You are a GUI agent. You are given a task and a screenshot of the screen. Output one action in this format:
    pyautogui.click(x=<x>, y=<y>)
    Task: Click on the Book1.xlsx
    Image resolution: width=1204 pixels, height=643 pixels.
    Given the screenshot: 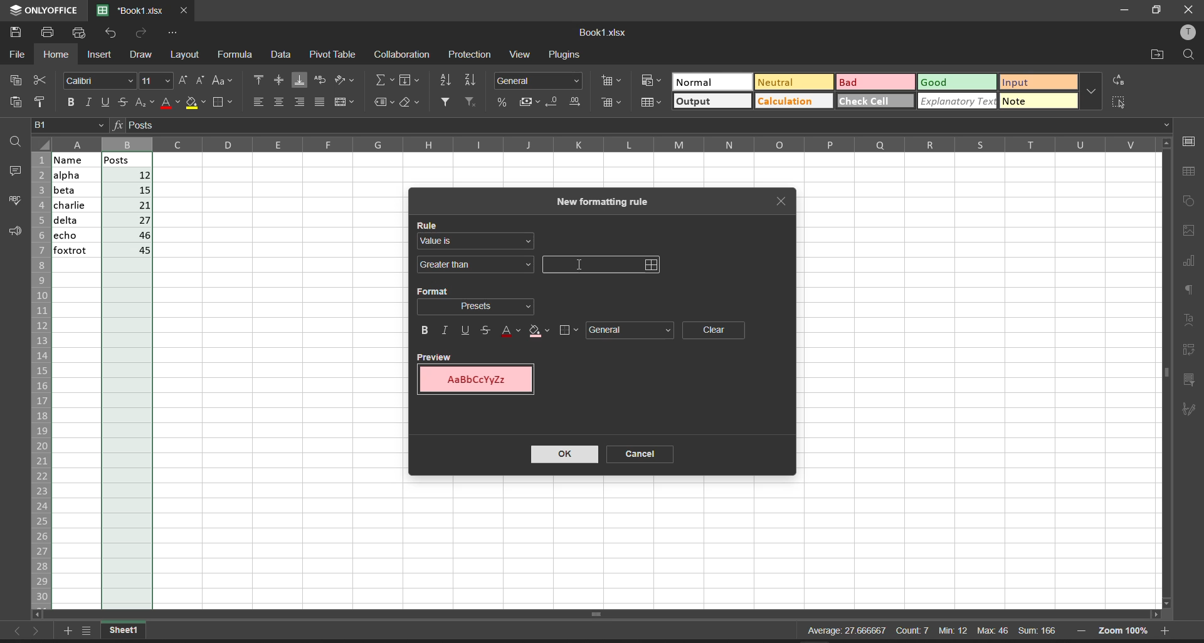 What is the action you would take?
    pyautogui.click(x=601, y=32)
    